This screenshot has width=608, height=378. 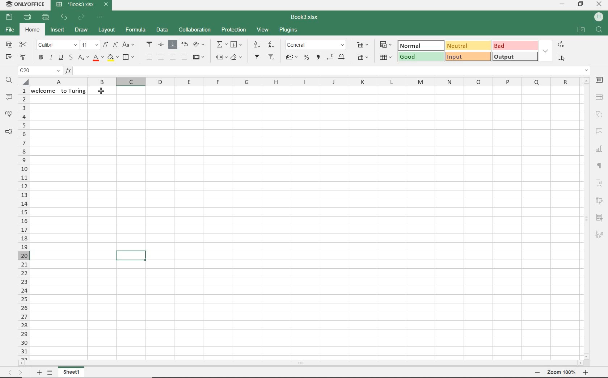 I want to click on font size, so click(x=89, y=45).